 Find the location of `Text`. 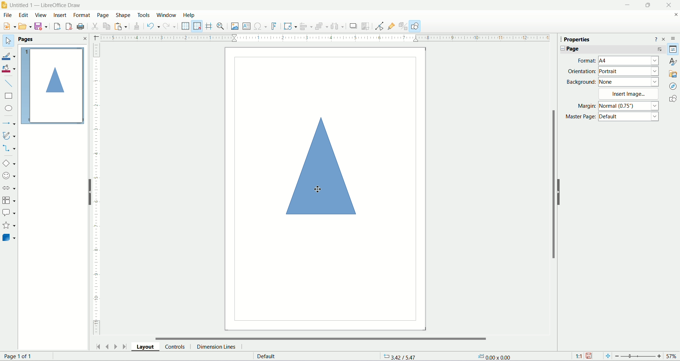

Text is located at coordinates (402, 357).